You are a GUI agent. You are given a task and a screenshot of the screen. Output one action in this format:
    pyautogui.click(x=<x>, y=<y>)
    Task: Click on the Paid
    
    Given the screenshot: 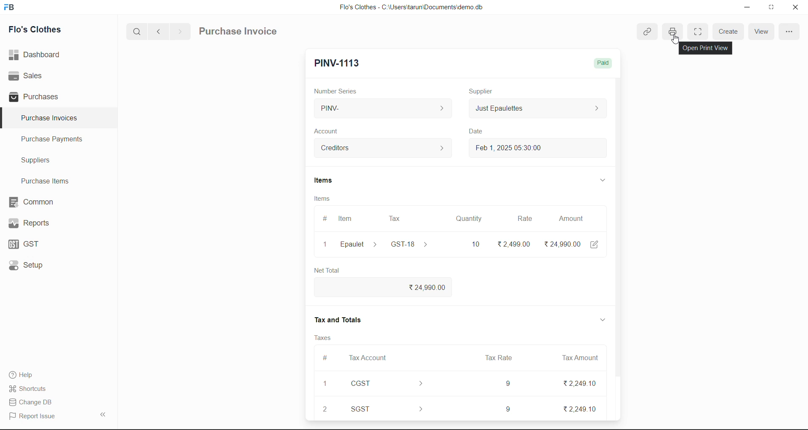 What is the action you would take?
    pyautogui.click(x=603, y=62)
    